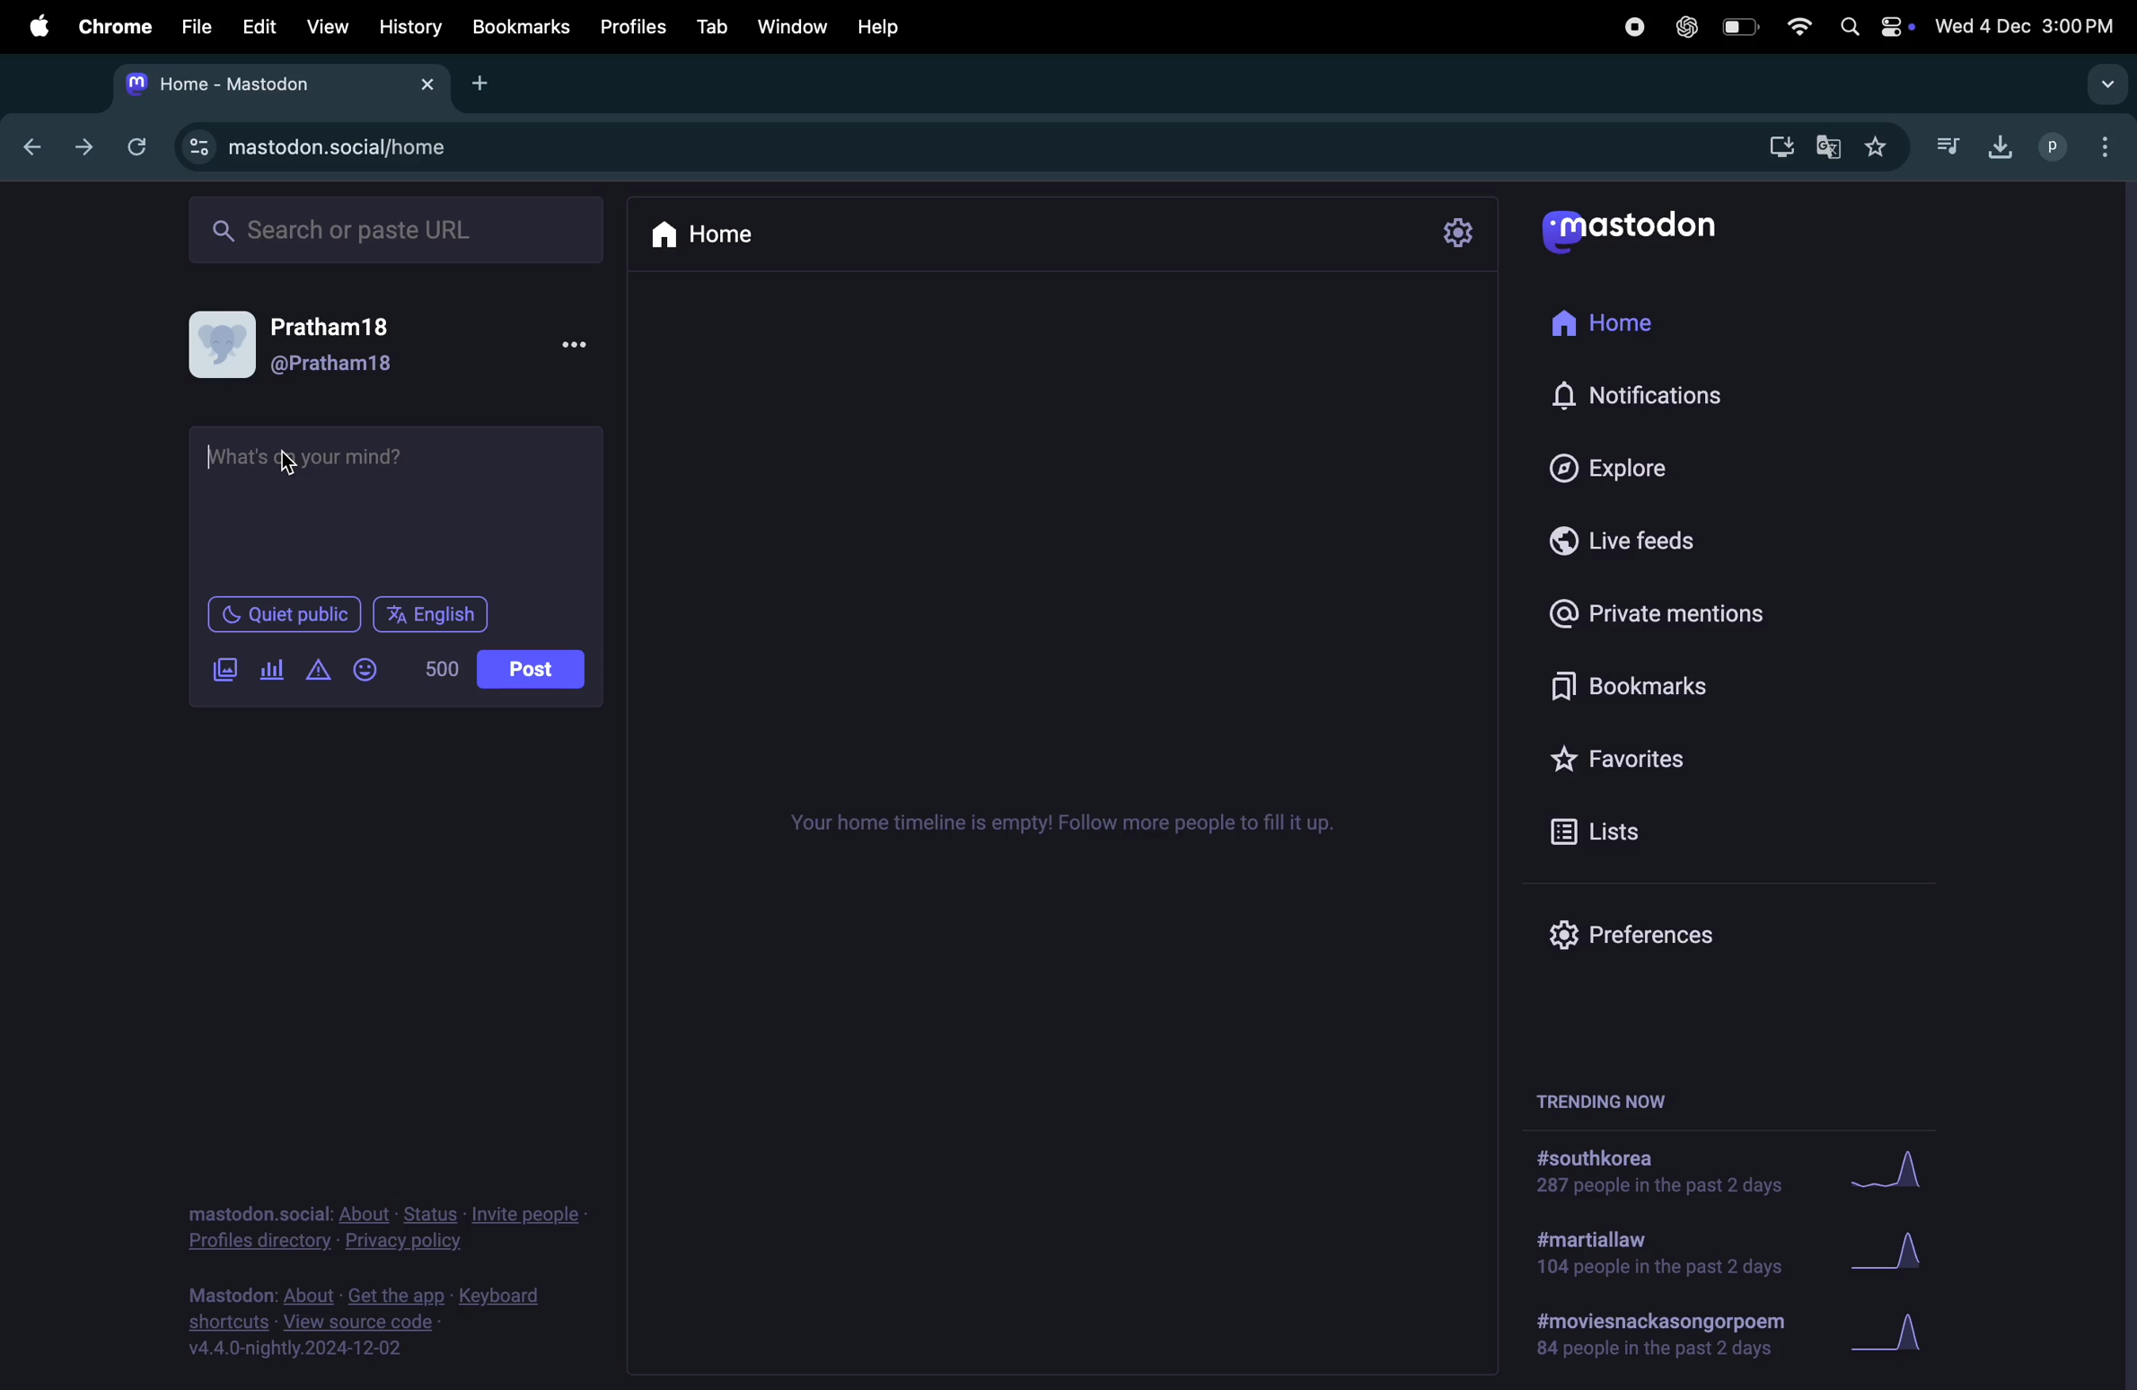 The height and width of the screenshot is (1390, 2137). I want to click on history, so click(412, 28).